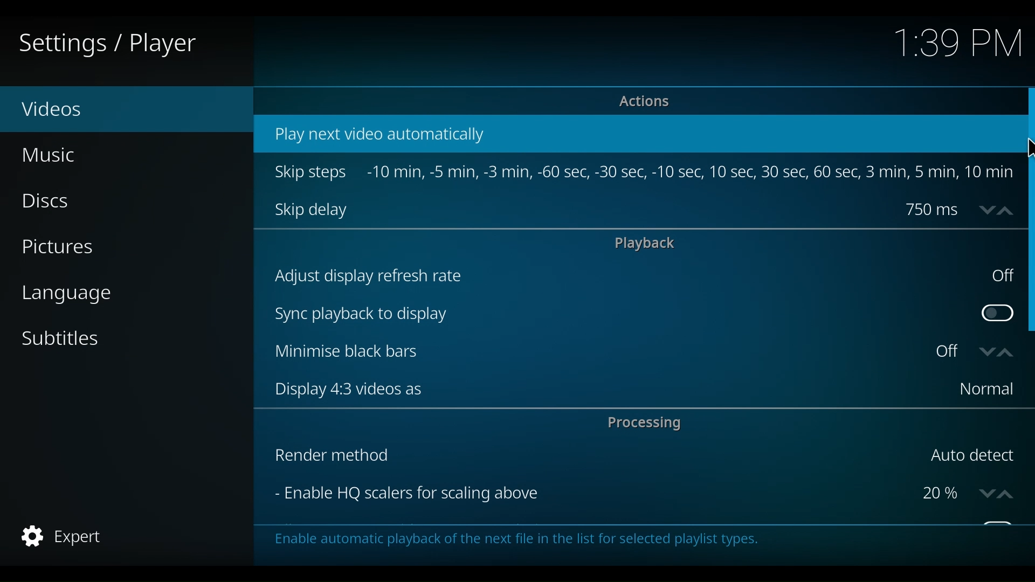 Image resolution: width=1035 pixels, height=582 pixels. I want to click on Display 4:3 videos as, so click(609, 389).